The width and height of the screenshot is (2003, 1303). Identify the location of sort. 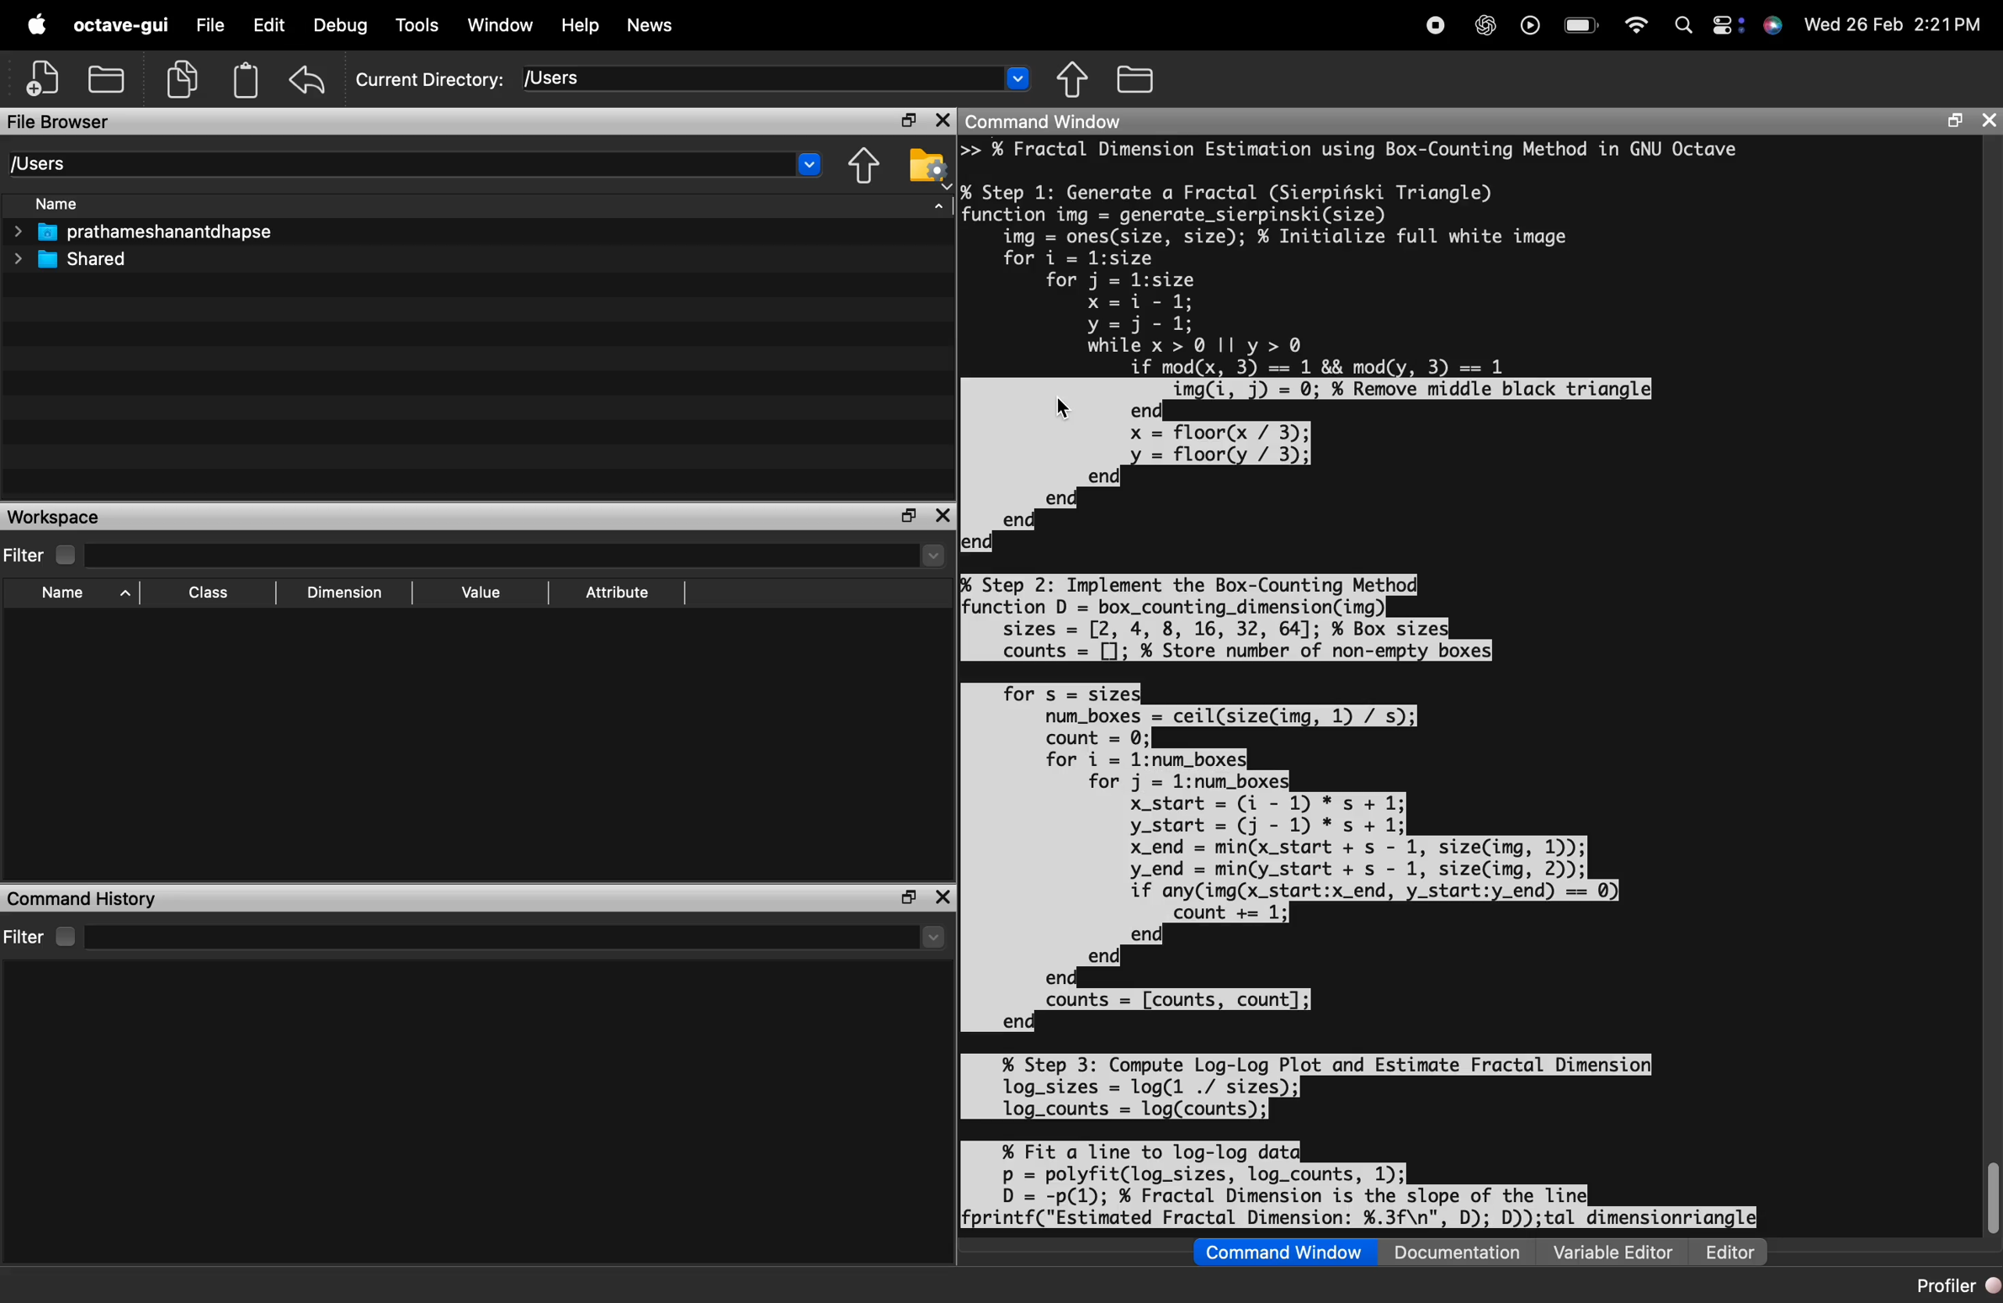
(938, 212).